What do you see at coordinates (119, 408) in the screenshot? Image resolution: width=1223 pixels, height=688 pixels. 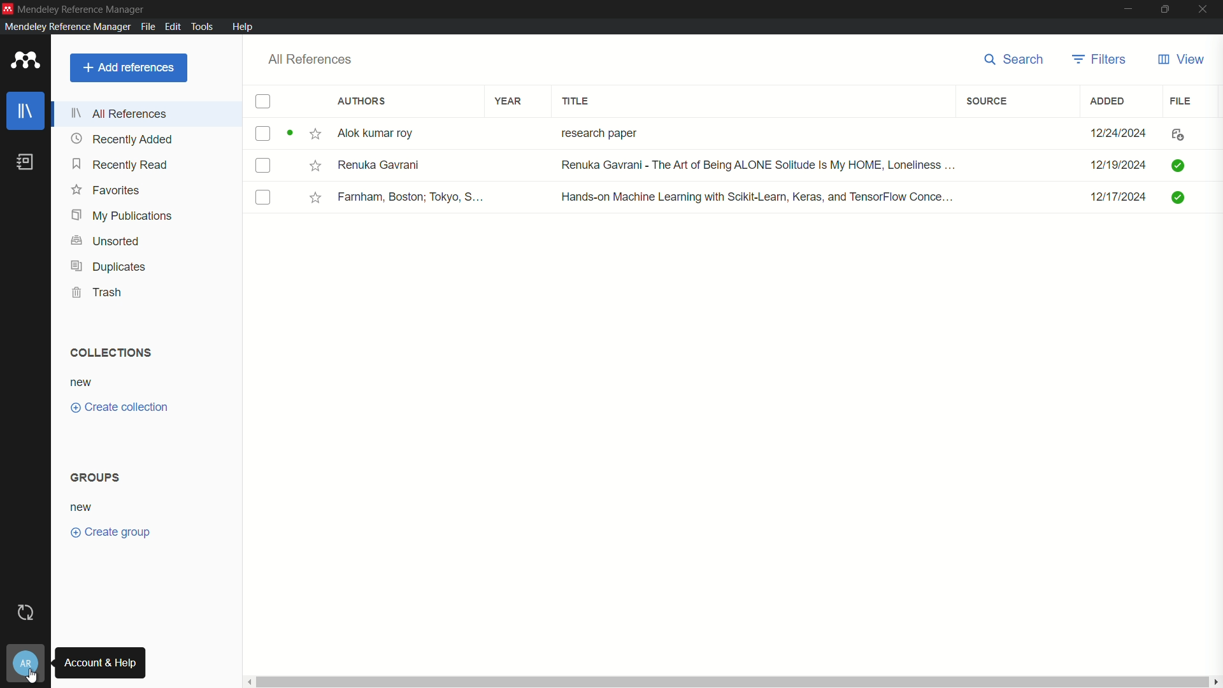 I see `create collection` at bounding box center [119, 408].